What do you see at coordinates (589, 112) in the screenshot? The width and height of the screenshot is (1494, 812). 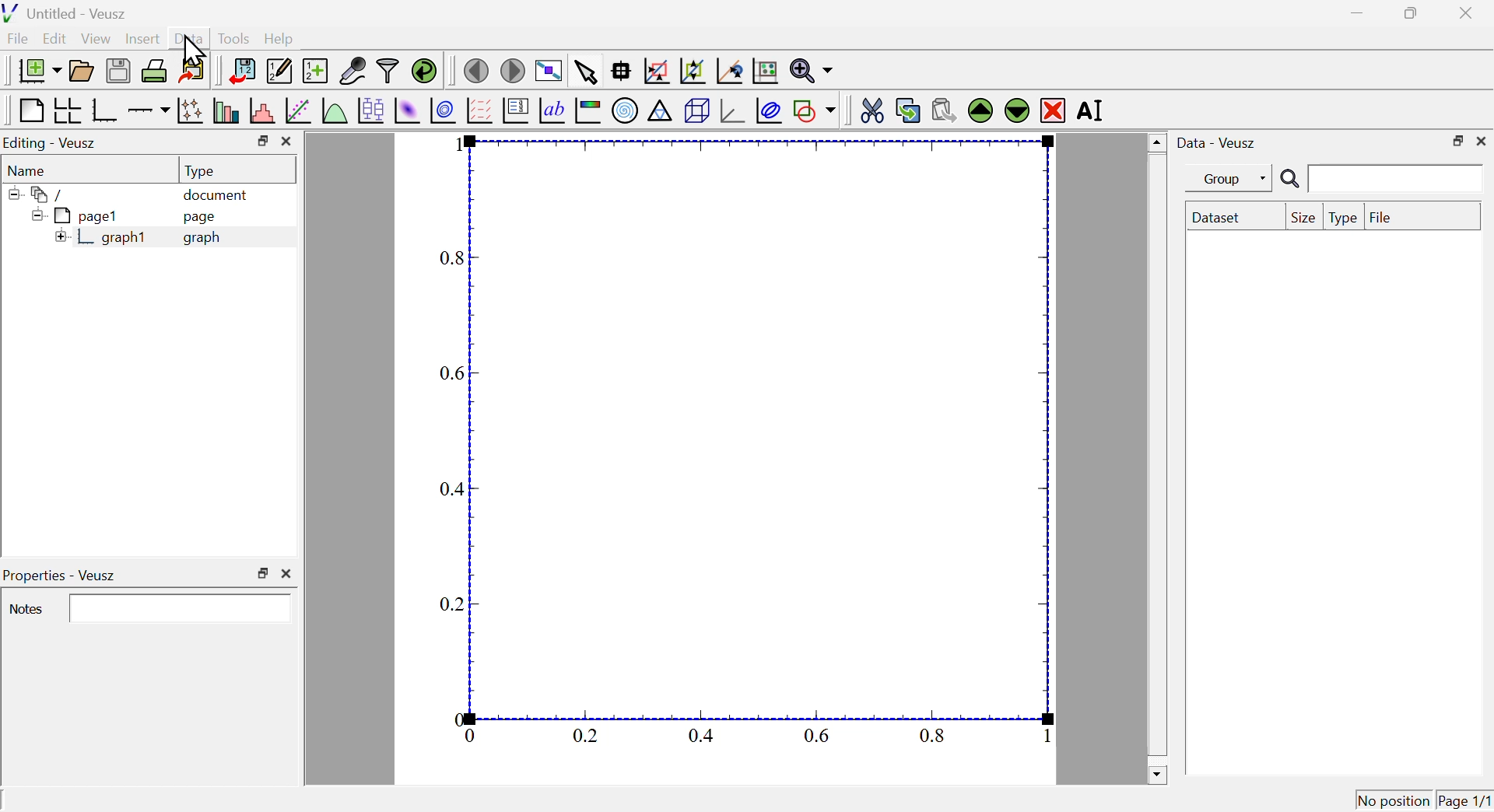 I see `image color bar` at bounding box center [589, 112].